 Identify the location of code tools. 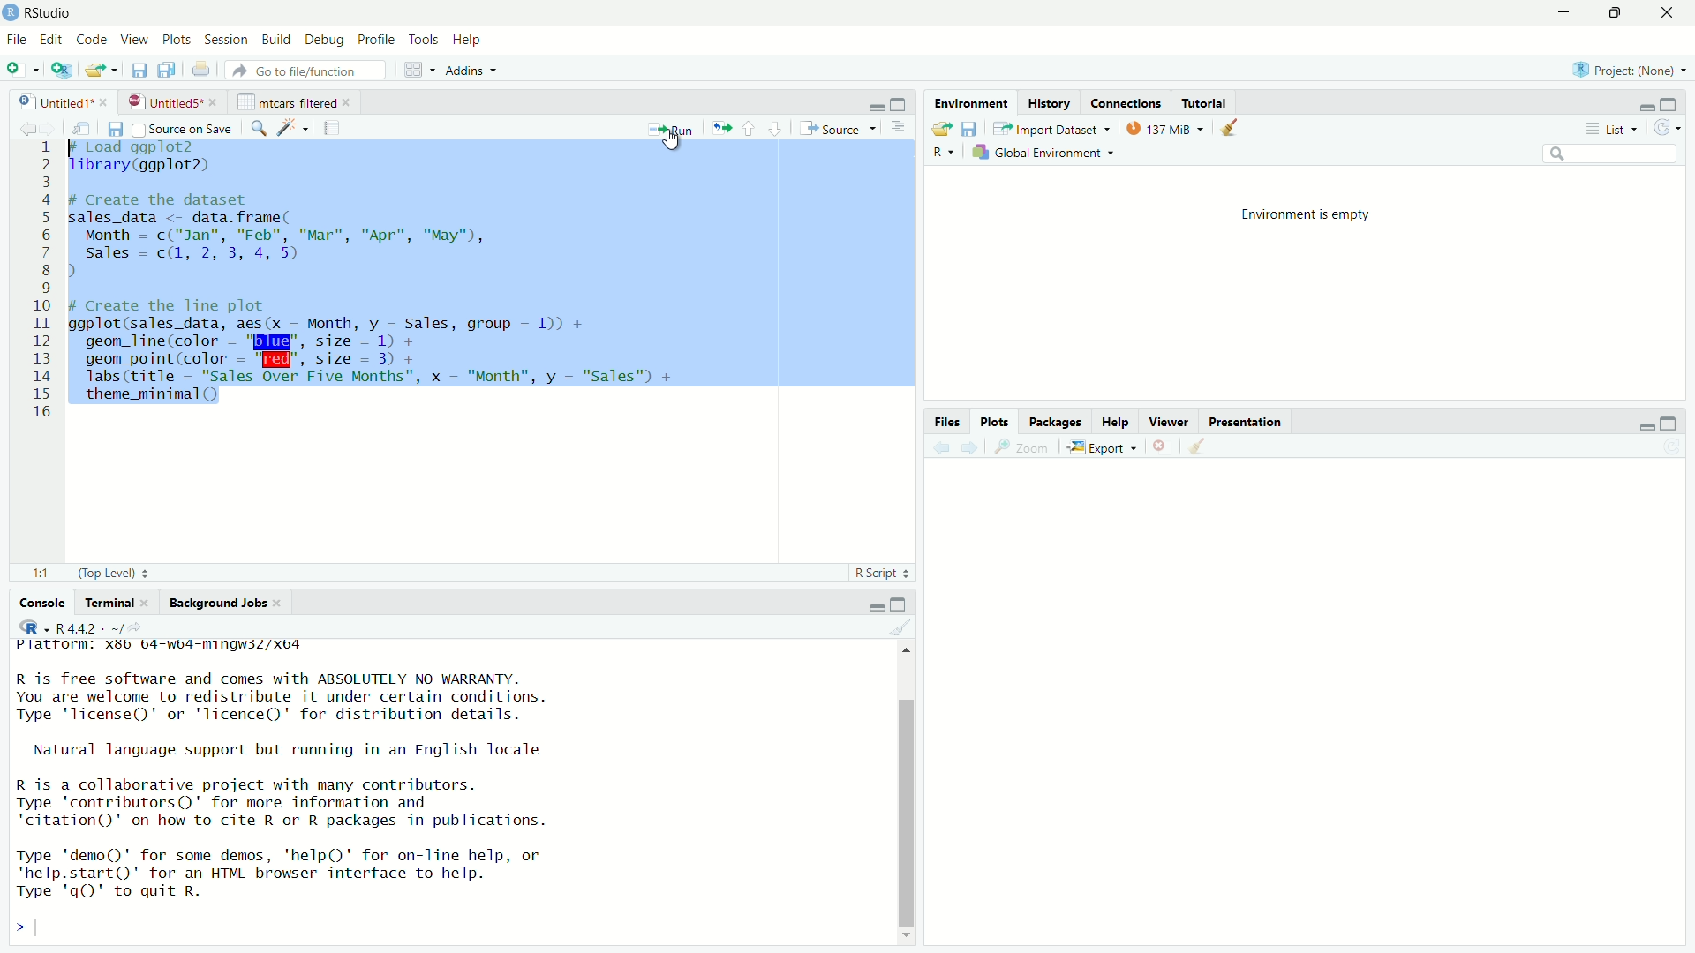
(295, 127).